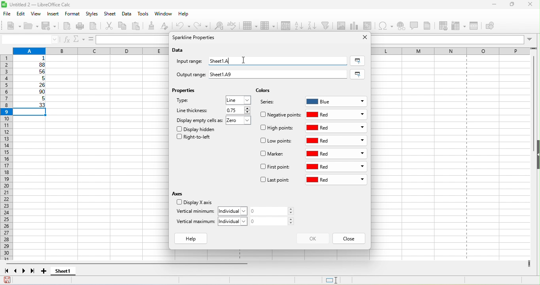 The image size is (540, 285). What do you see at coordinates (430, 26) in the screenshot?
I see `headers and footers` at bounding box center [430, 26].